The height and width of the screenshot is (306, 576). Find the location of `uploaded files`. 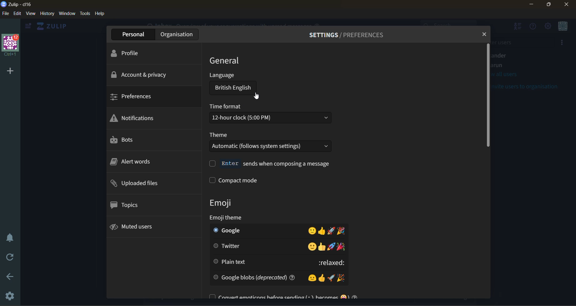

uploaded files is located at coordinates (142, 184).